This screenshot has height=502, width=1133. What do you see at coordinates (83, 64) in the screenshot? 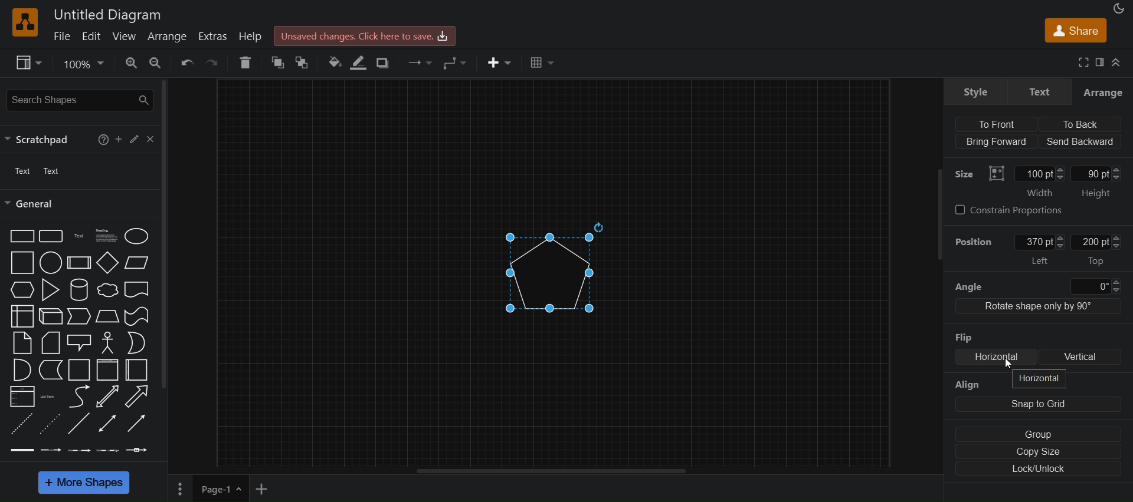
I see `zoom options` at bounding box center [83, 64].